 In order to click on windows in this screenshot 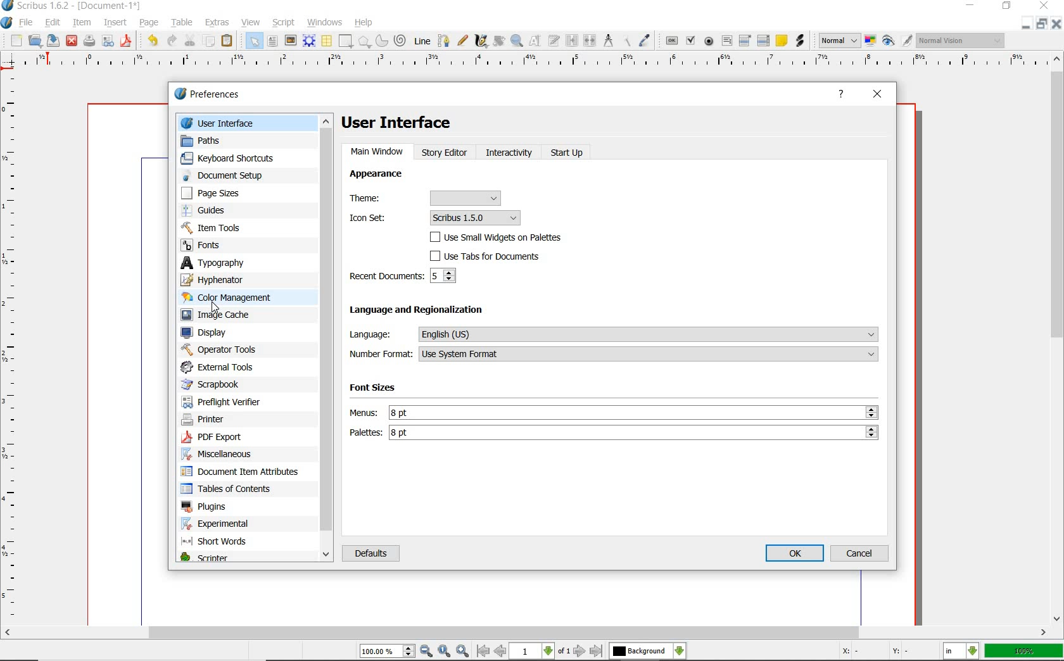, I will do `click(325, 22)`.